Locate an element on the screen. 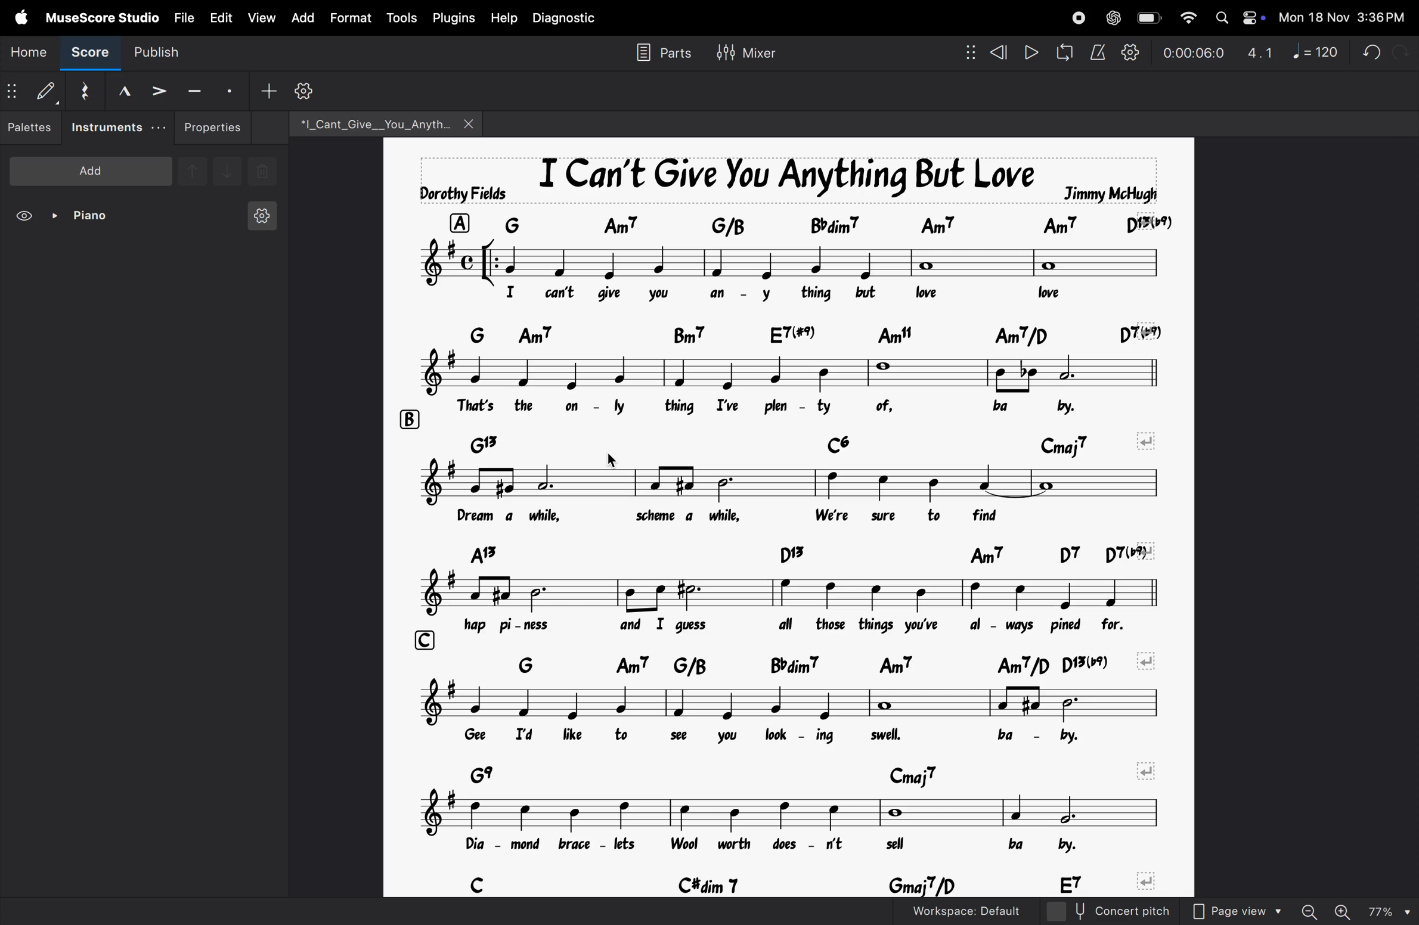 The width and height of the screenshot is (1419, 925). diagnostic is located at coordinates (568, 18).